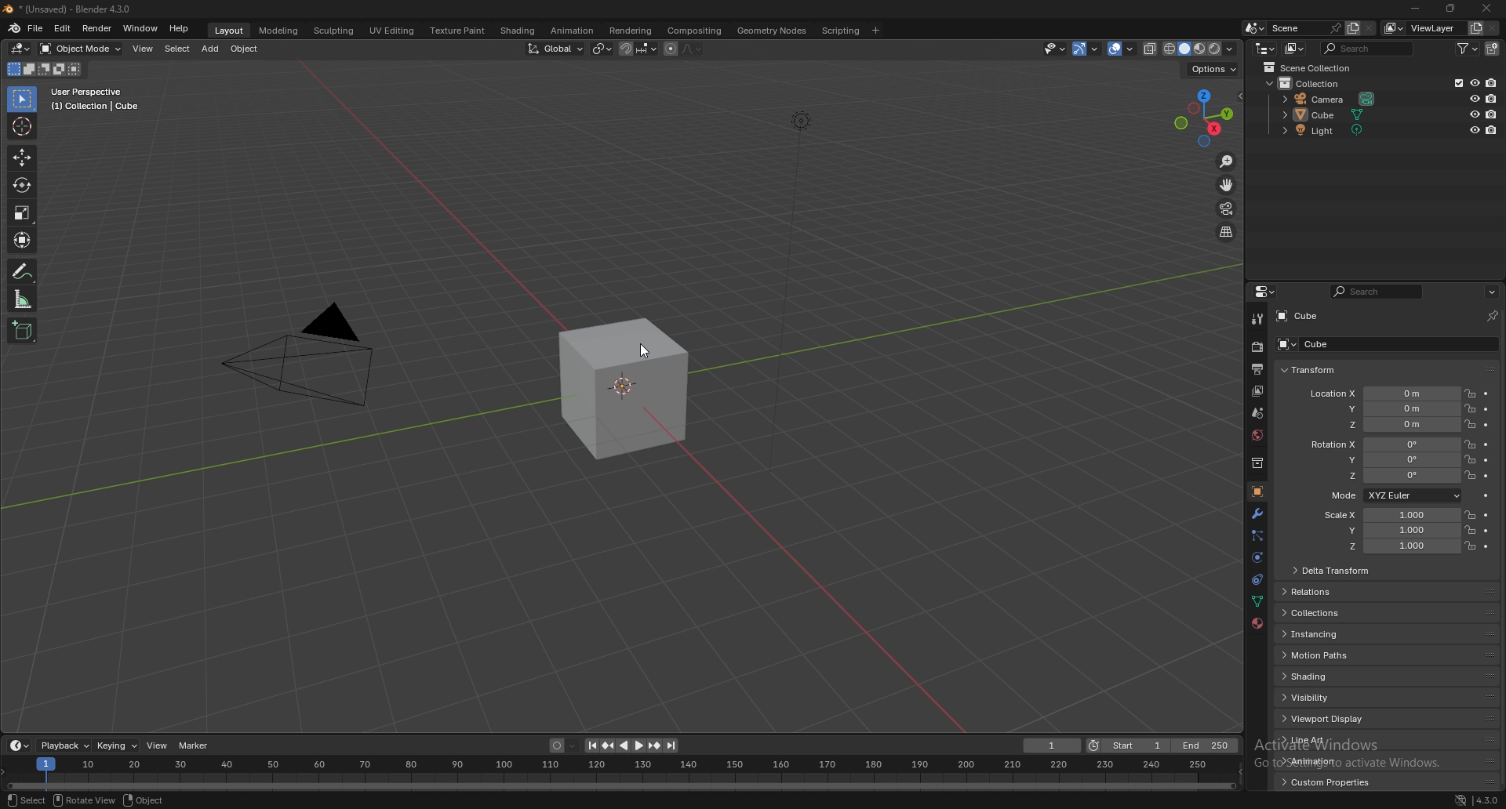  I want to click on line art, so click(1325, 740).